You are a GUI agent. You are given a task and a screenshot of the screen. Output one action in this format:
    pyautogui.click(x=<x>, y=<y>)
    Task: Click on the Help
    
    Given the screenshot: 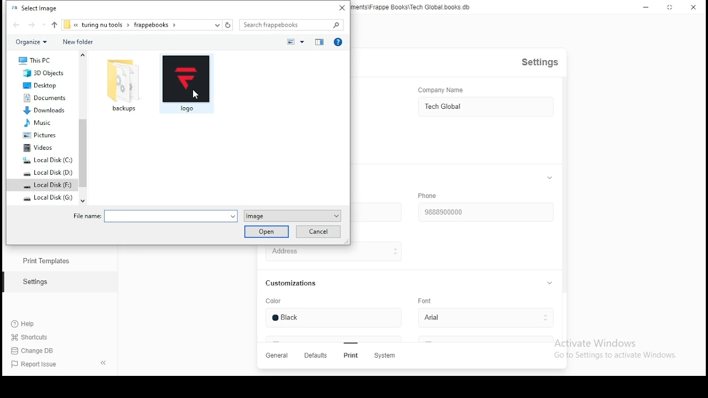 What is the action you would take?
    pyautogui.click(x=31, y=325)
    